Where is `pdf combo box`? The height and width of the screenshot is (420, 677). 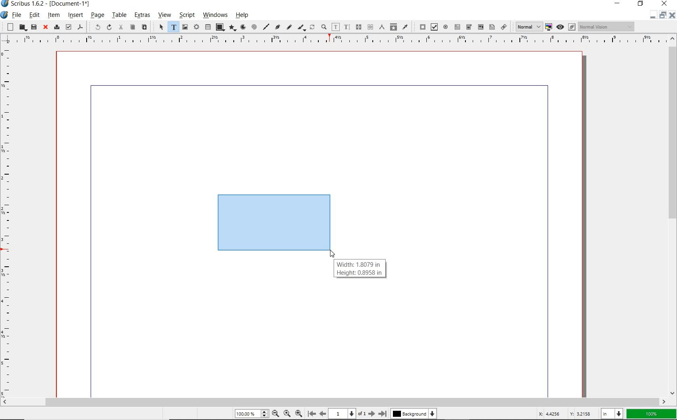 pdf combo box is located at coordinates (469, 27).